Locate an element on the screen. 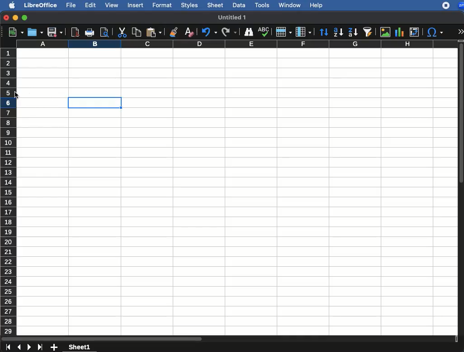 The image size is (464, 352). spell check is located at coordinates (263, 31).